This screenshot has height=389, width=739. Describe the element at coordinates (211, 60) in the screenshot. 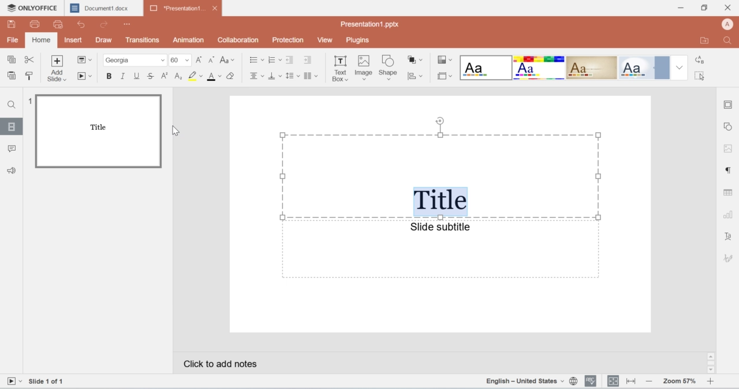

I see `decrease font size` at that location.